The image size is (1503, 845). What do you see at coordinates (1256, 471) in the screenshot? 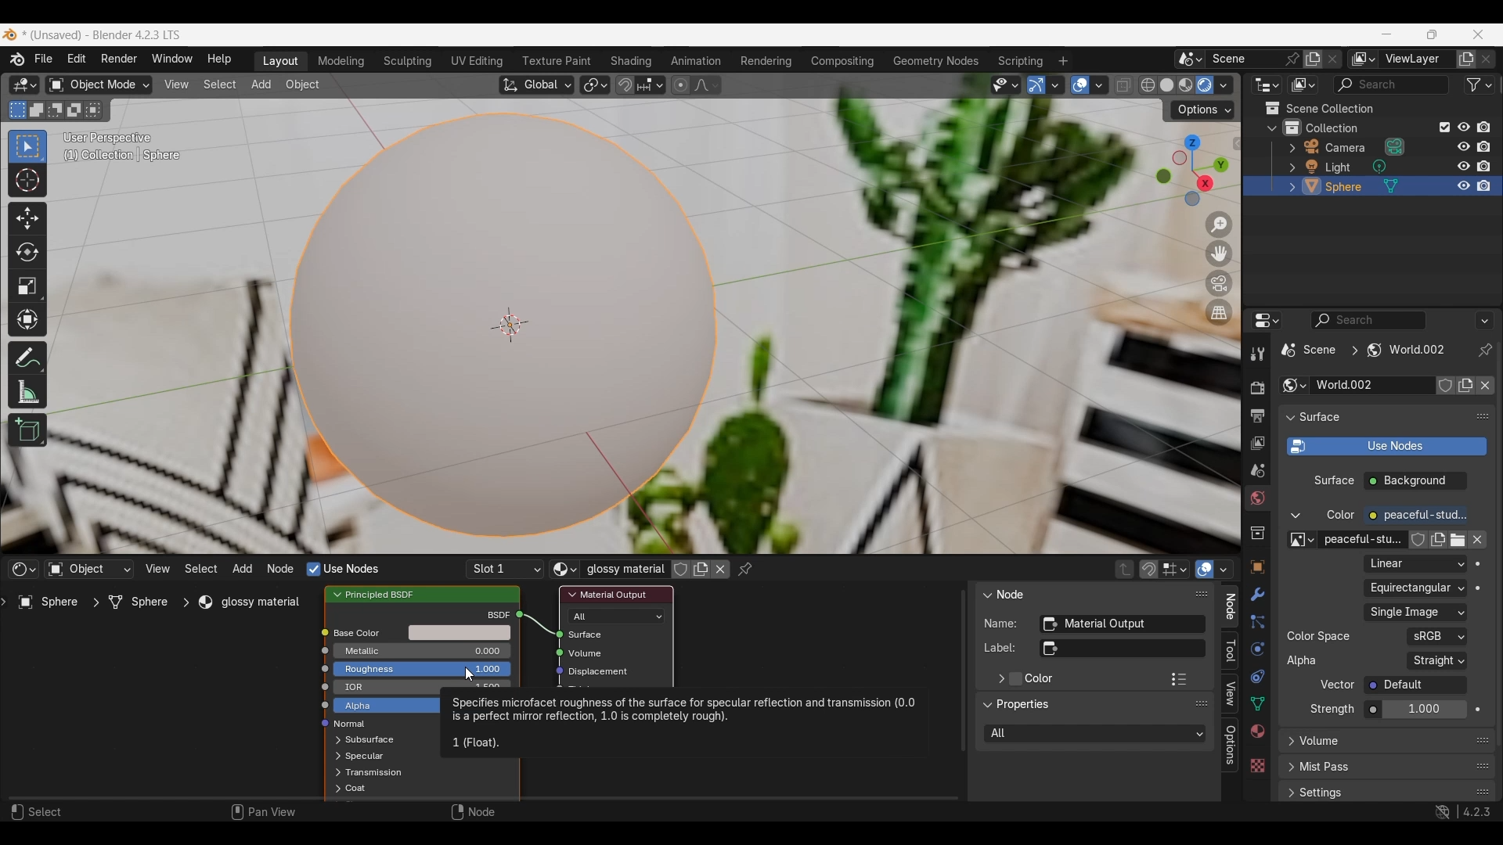
I see `Scene properties` at bounding box center [1256, 471].